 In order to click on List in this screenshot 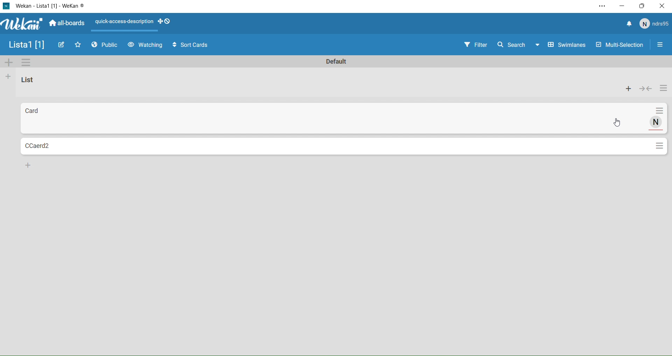, I will do `click(31, 81)`.